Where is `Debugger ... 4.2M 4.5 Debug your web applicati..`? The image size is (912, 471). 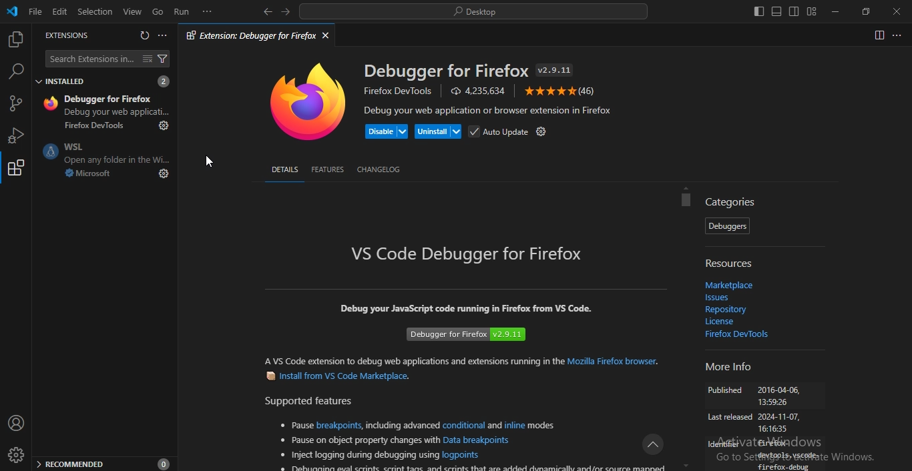
Debugger ... 4.2M 4.5 Debug your web applicati.. is located at coordinates (117, 105).